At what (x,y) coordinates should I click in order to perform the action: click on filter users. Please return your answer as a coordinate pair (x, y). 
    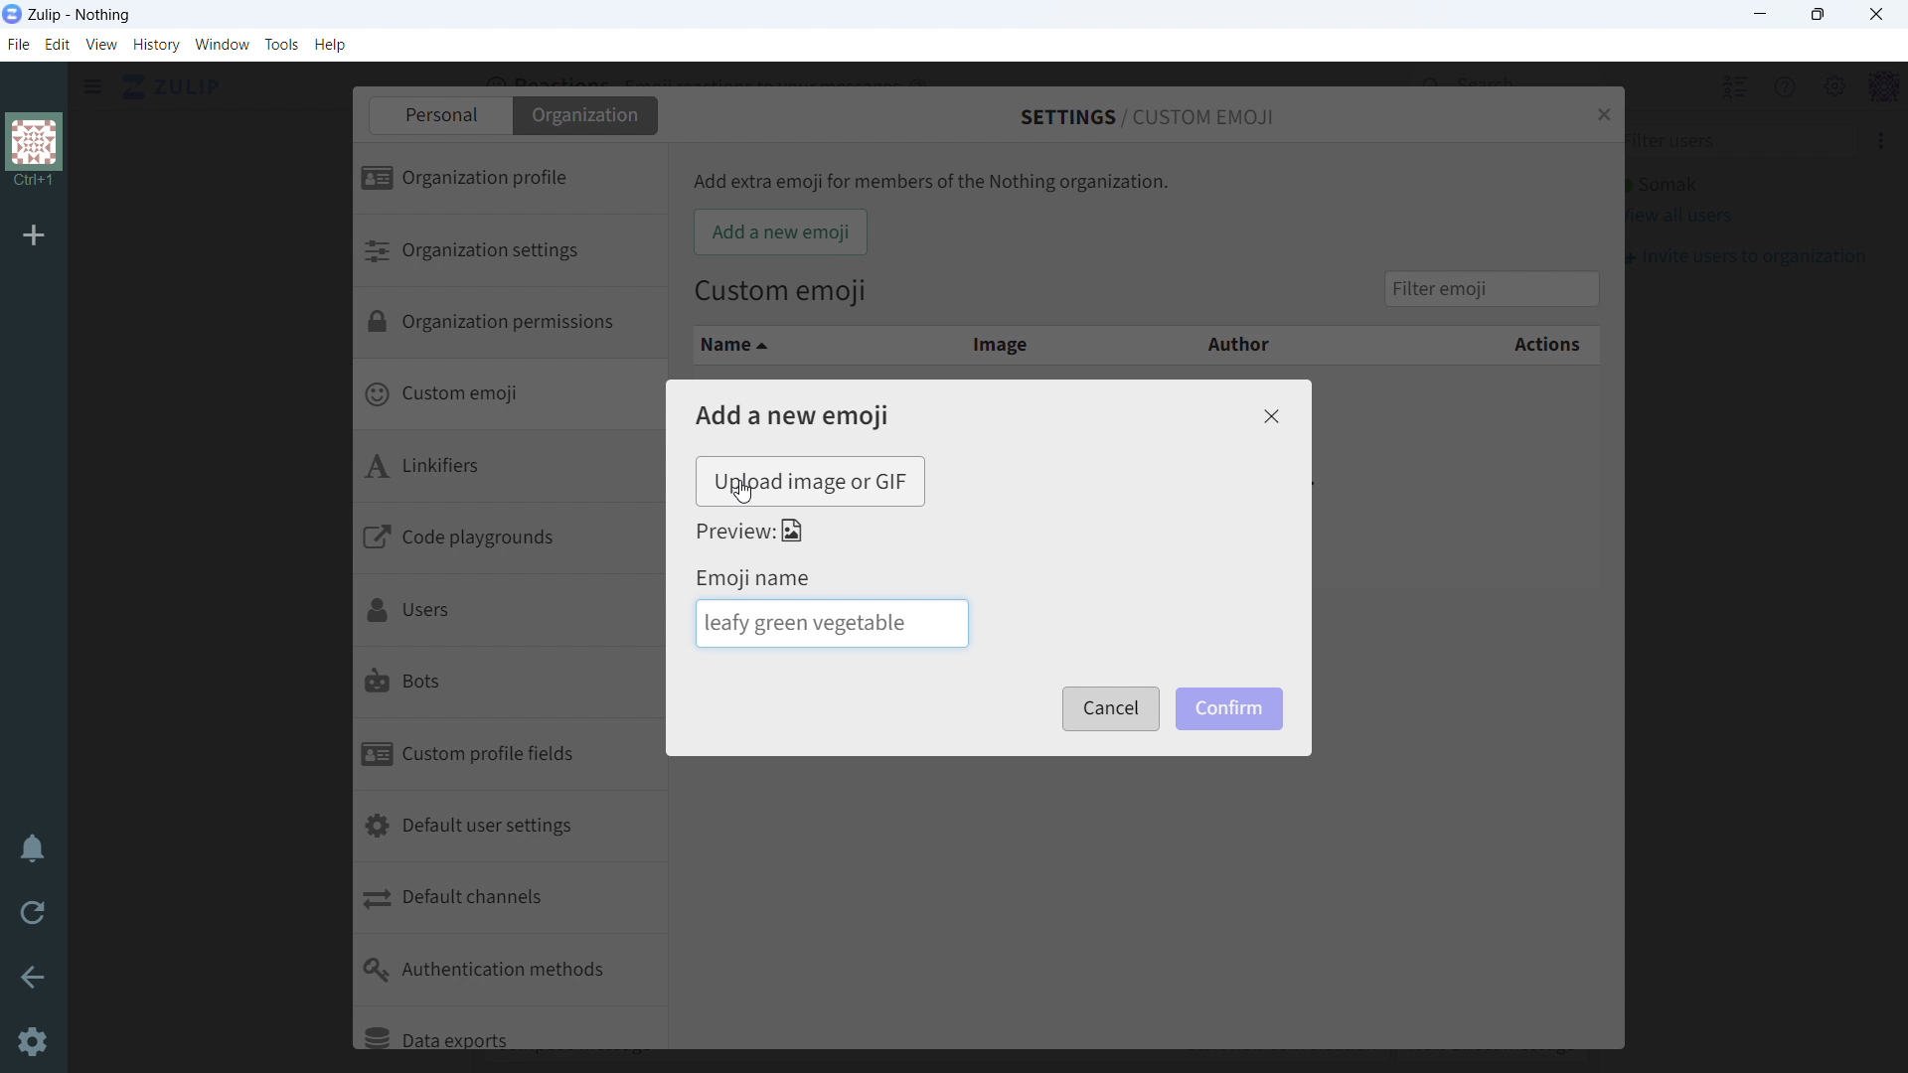
    Looking at the image, I should click on (1734, 142).